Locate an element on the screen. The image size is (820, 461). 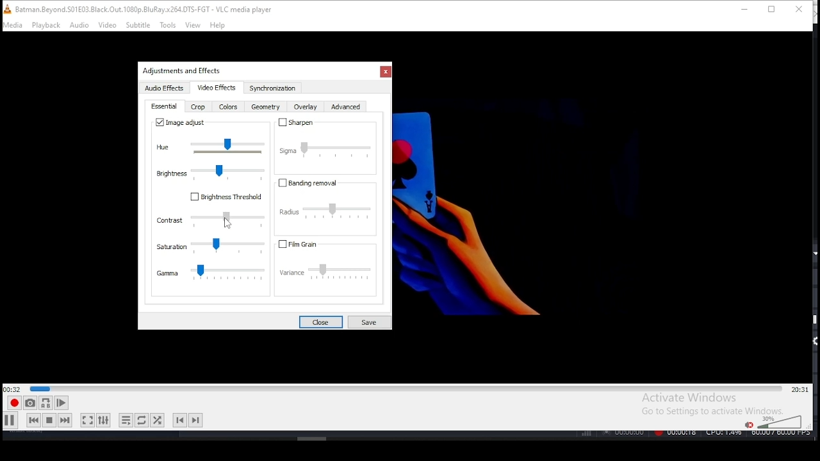
close is located at coordinates (320, 321).